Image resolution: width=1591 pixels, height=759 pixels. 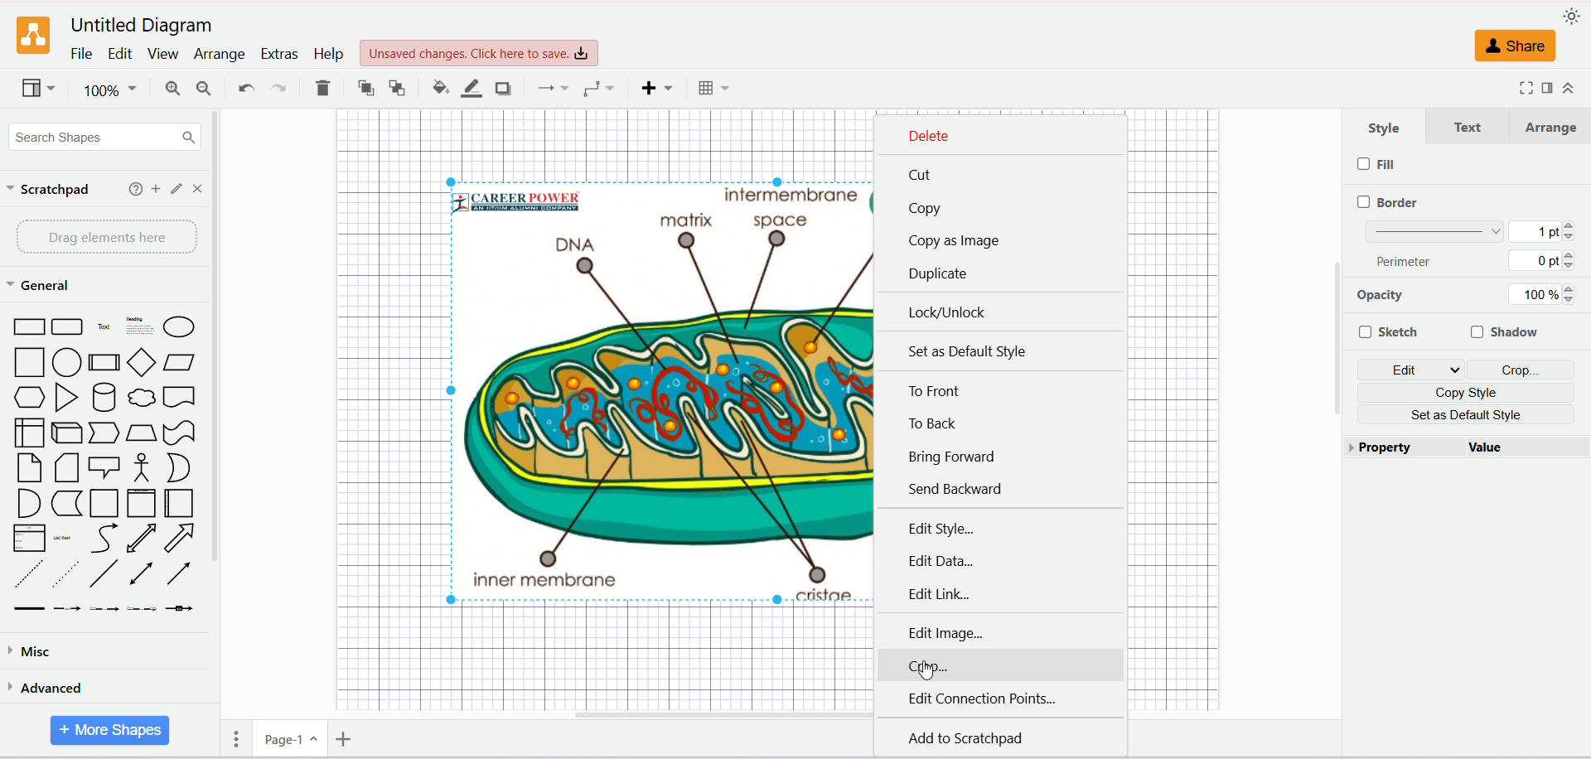 What do you see at coordinates (292, 738) in the screenshot?
I see `page-1` at bounding box center [292, 738].